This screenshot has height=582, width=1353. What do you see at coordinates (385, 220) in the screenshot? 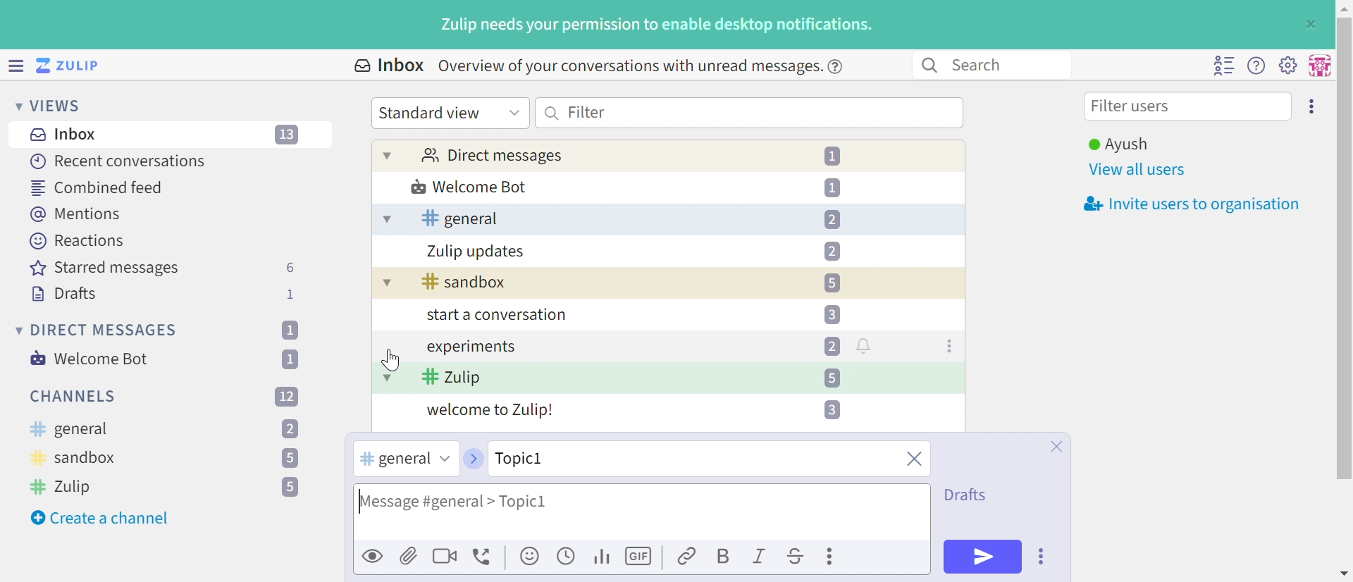
I see `Drop Down` at bounding box center [385, 220].